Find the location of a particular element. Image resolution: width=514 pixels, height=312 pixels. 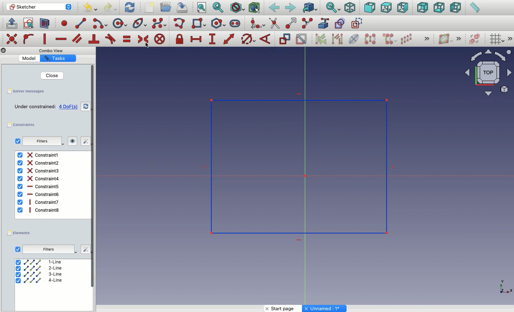

Combo View is located at coordinates (51, 50).